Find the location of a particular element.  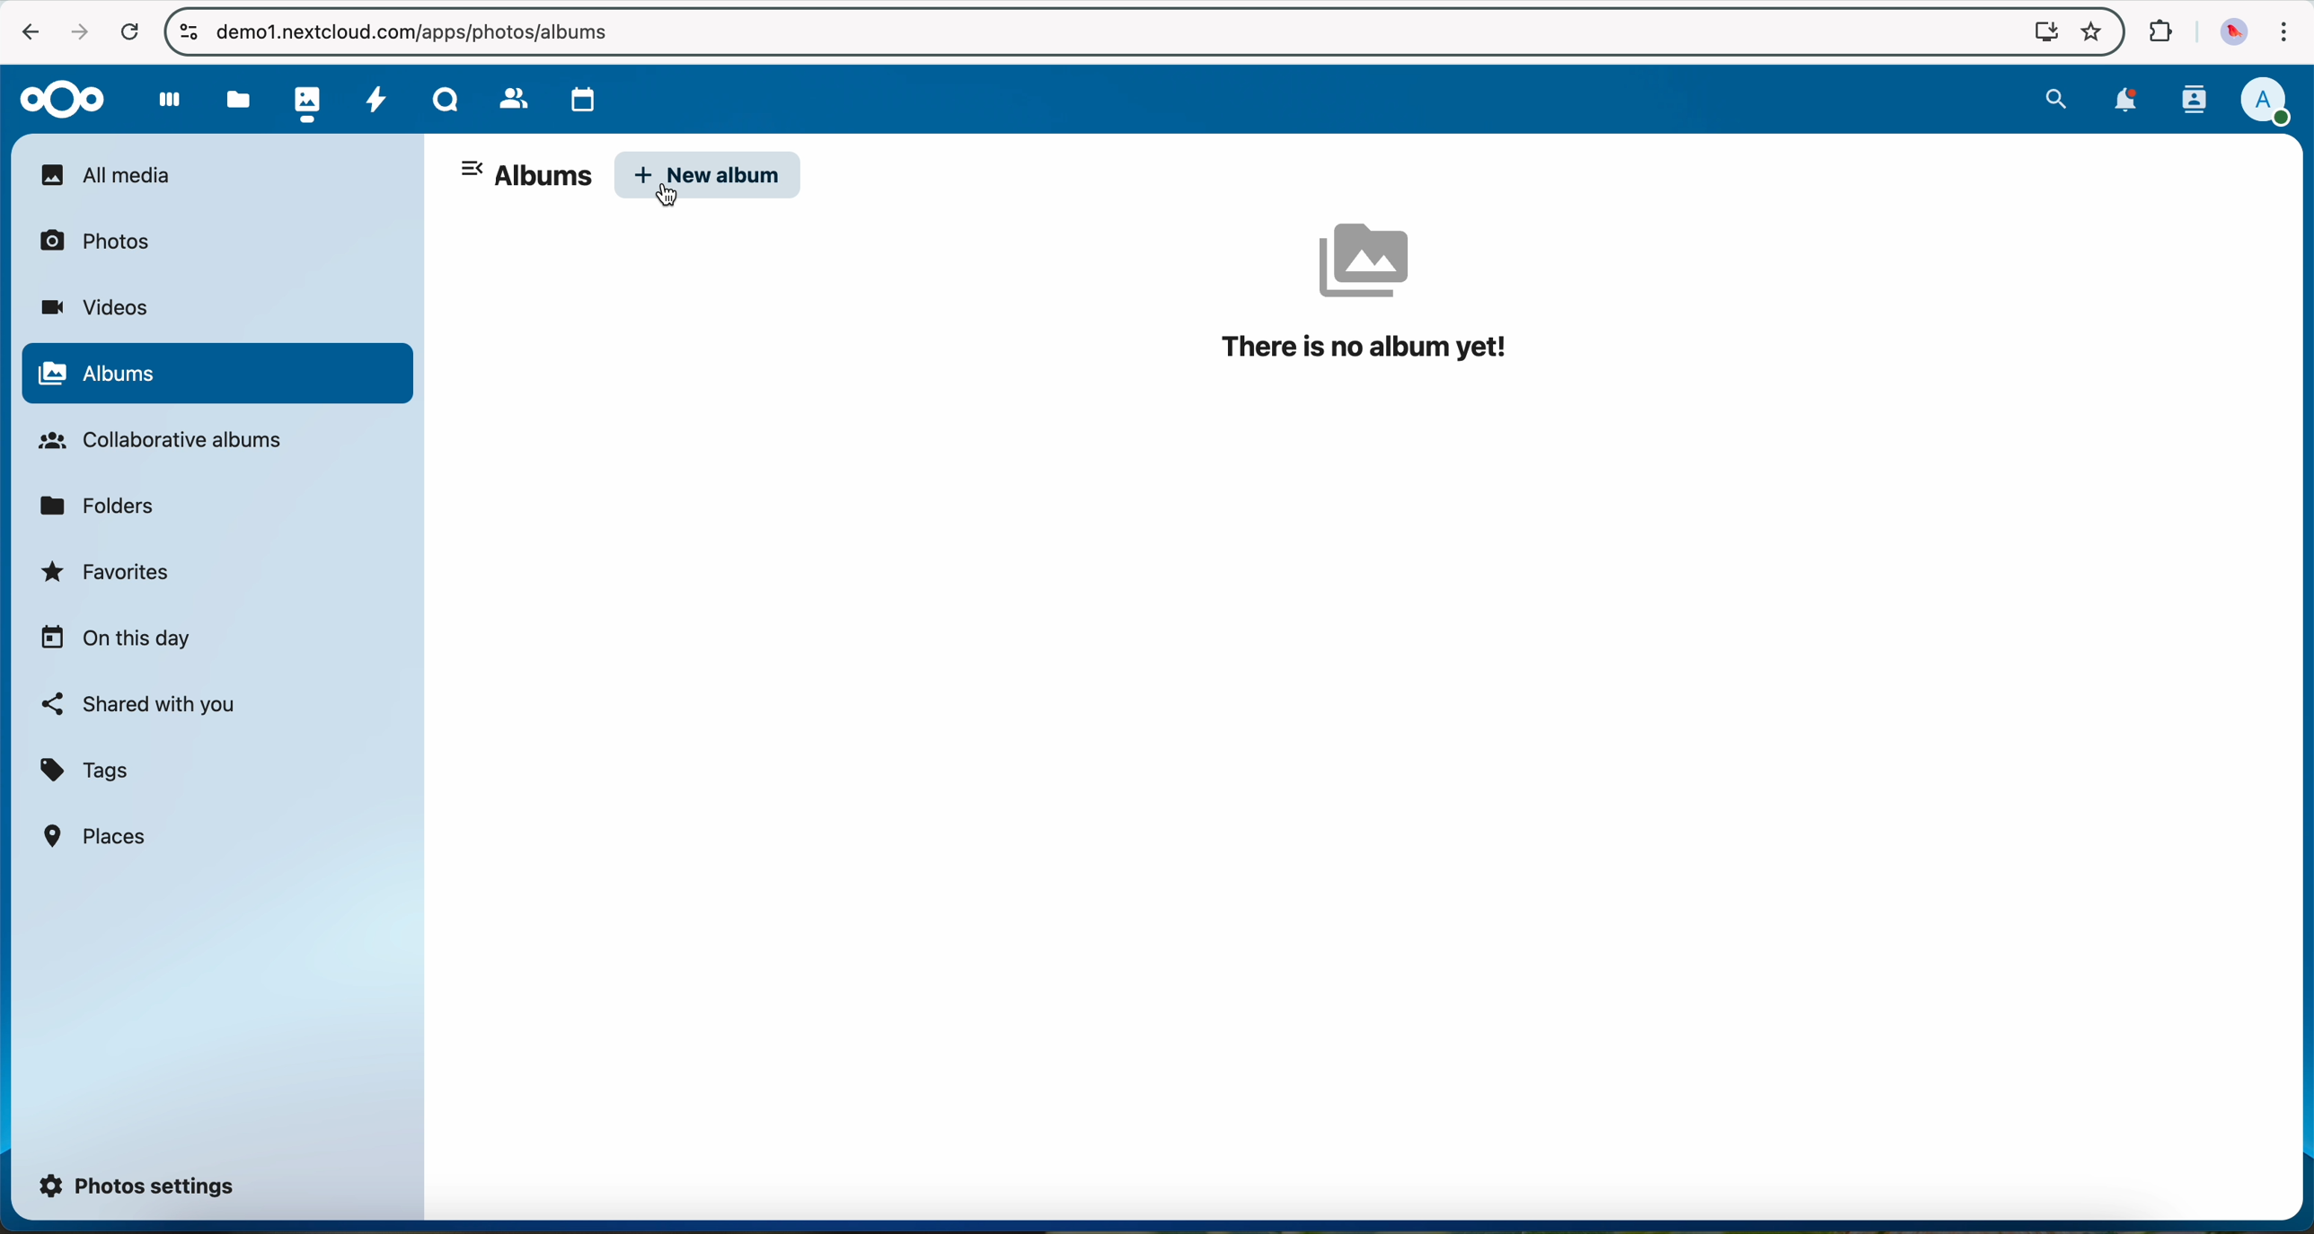

navigate foward is located at coordinates (75, 31).